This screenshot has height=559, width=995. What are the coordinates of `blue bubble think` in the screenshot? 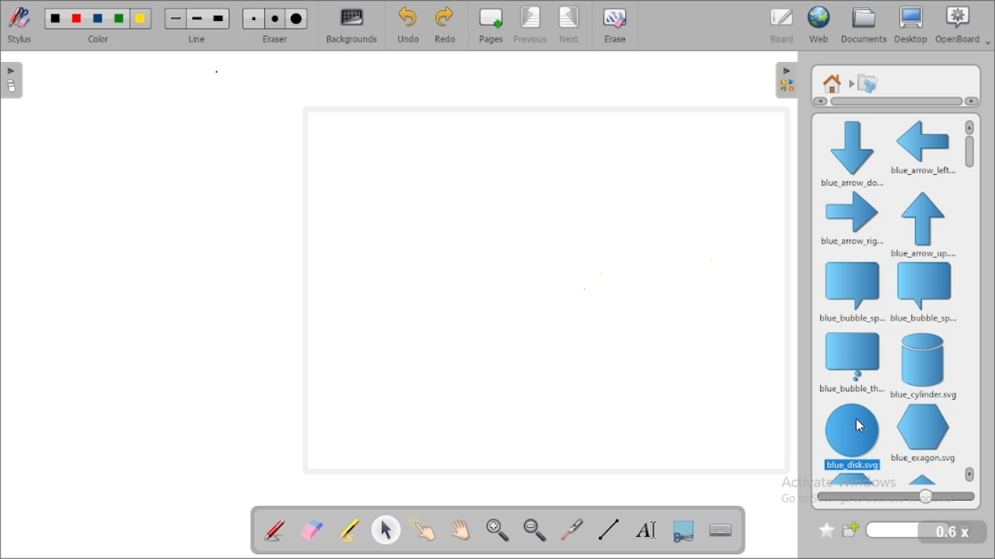 It's located at (850, 363).